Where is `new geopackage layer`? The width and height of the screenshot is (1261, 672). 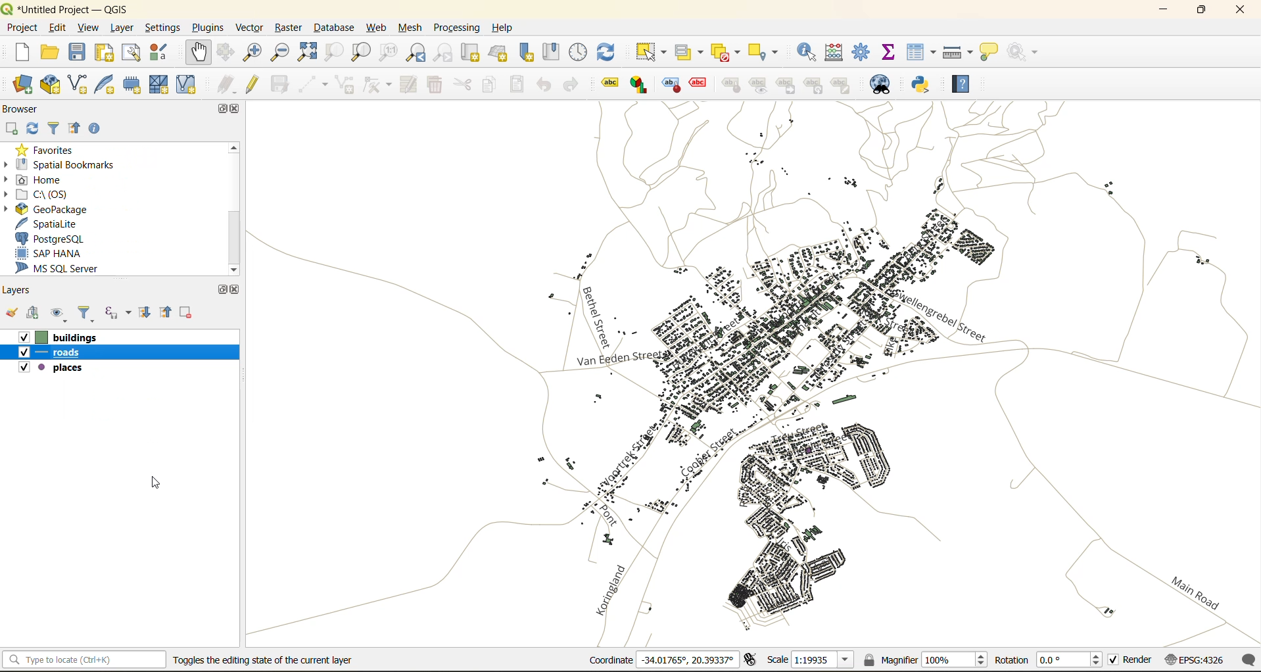 new geopackage layer is located at coordinates (52, 85).